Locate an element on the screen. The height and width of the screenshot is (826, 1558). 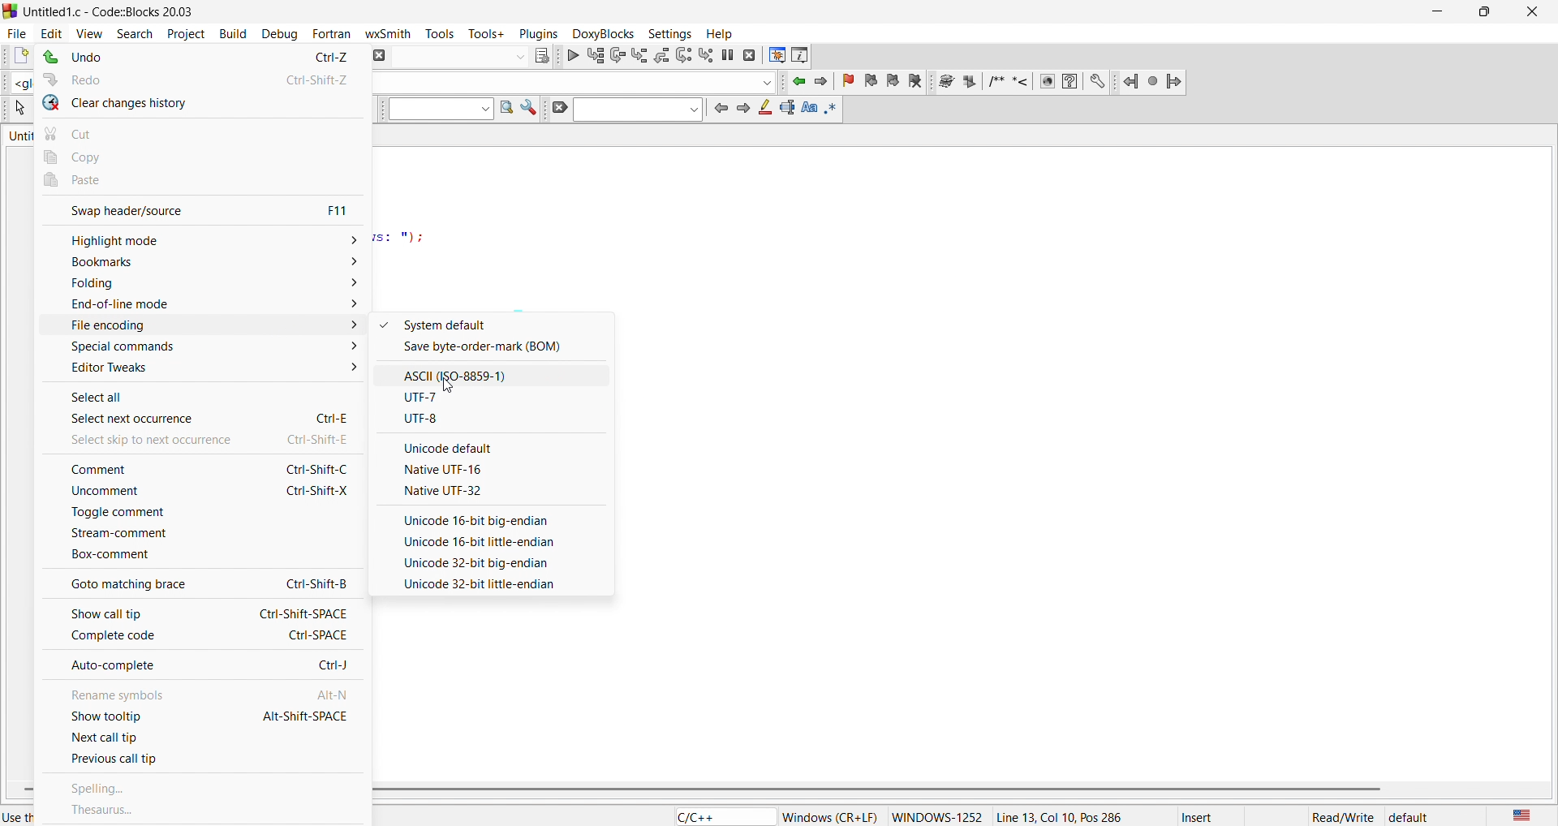
next line is located at coordinates (617, 56).